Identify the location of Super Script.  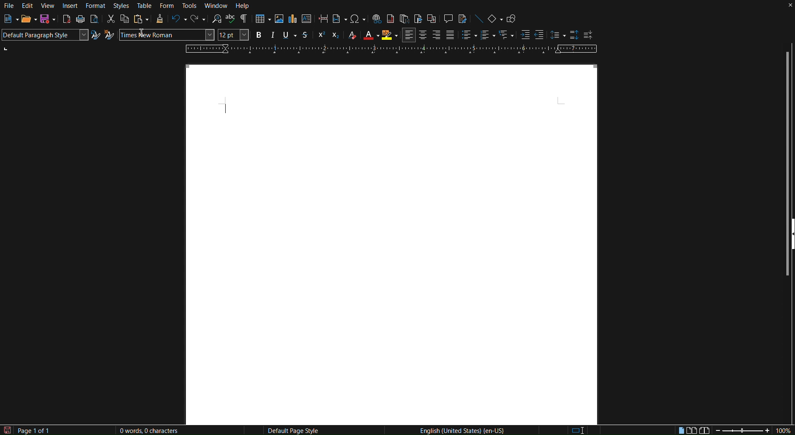
(320, 35).